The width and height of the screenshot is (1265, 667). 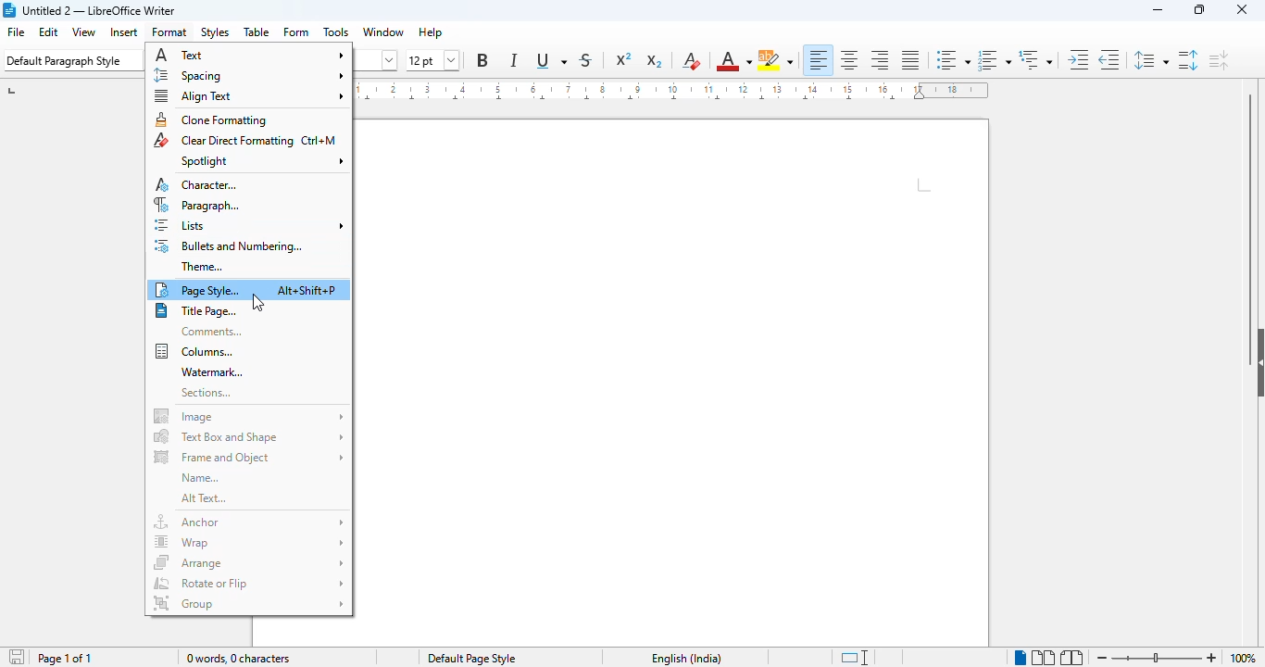 I want to click on default page style, so click(x=471, y=659).